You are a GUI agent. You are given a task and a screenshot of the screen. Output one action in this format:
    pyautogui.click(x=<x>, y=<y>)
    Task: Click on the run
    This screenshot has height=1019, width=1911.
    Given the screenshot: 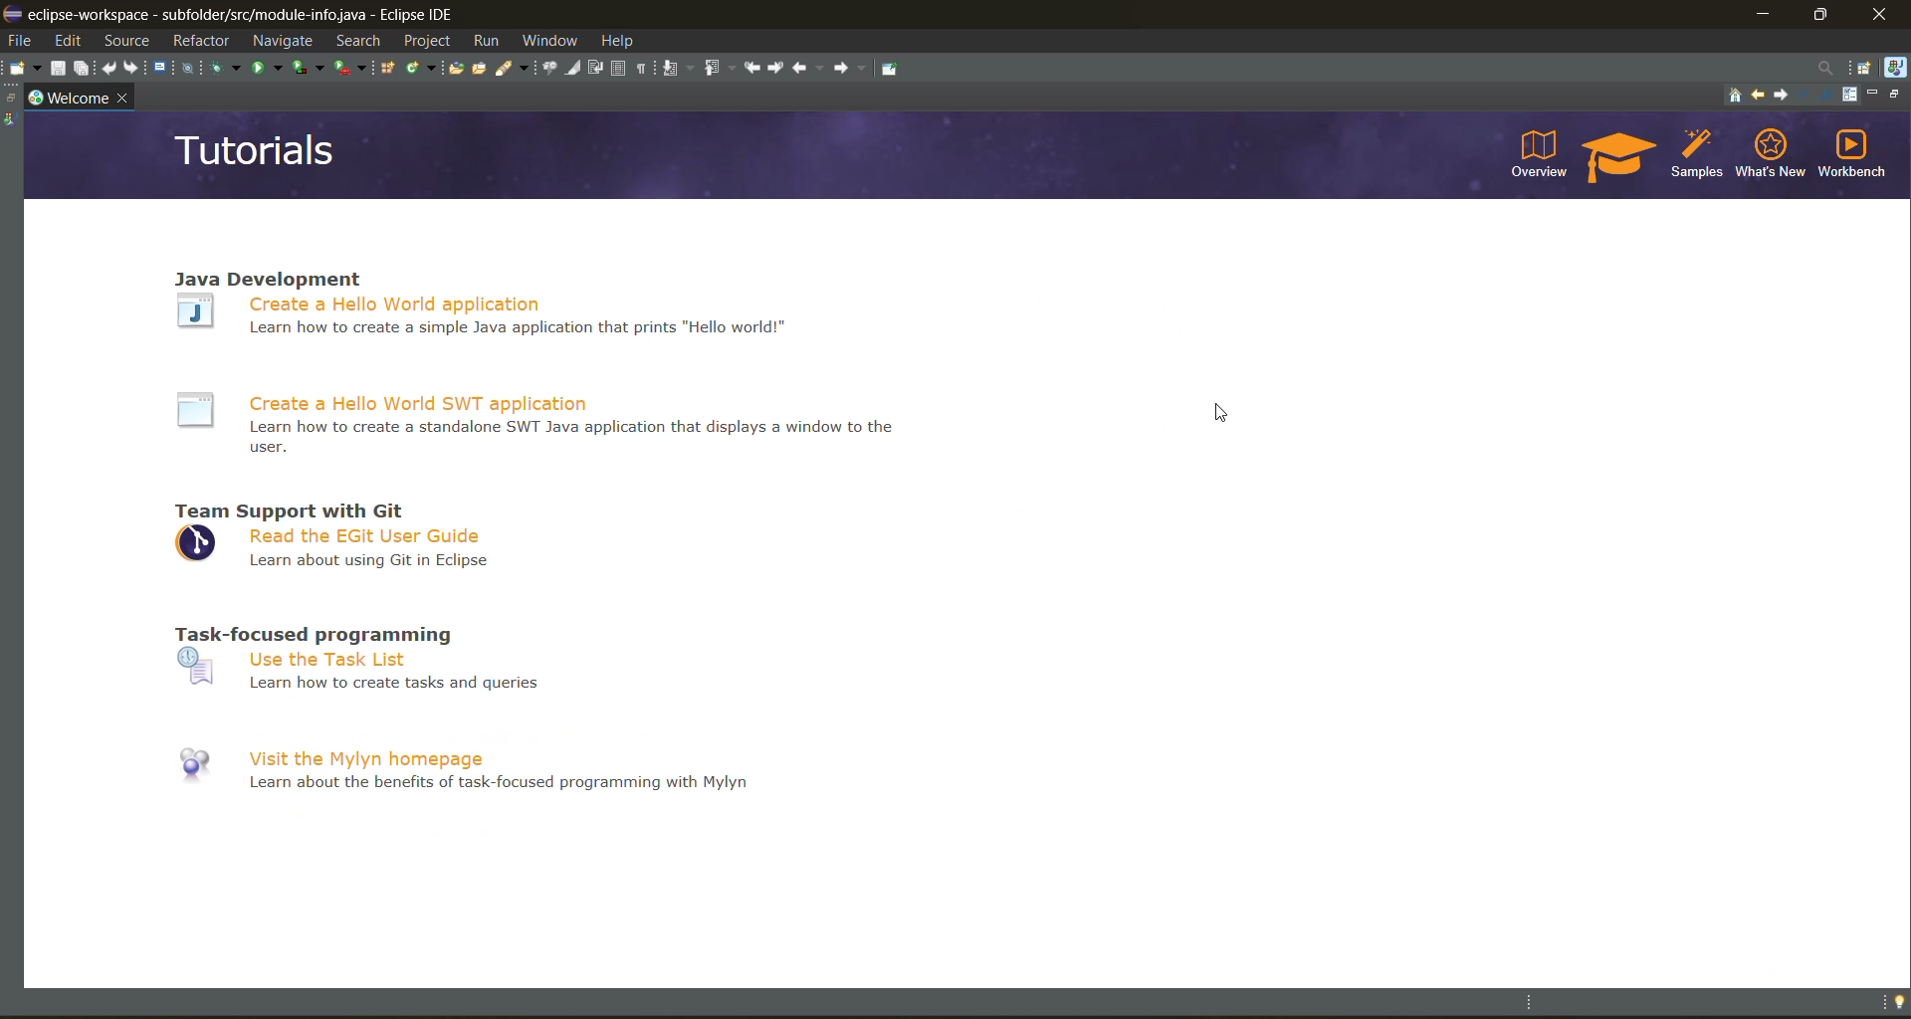 What is the action you would take?
    pyautogui.click(x=268, y=69)
    